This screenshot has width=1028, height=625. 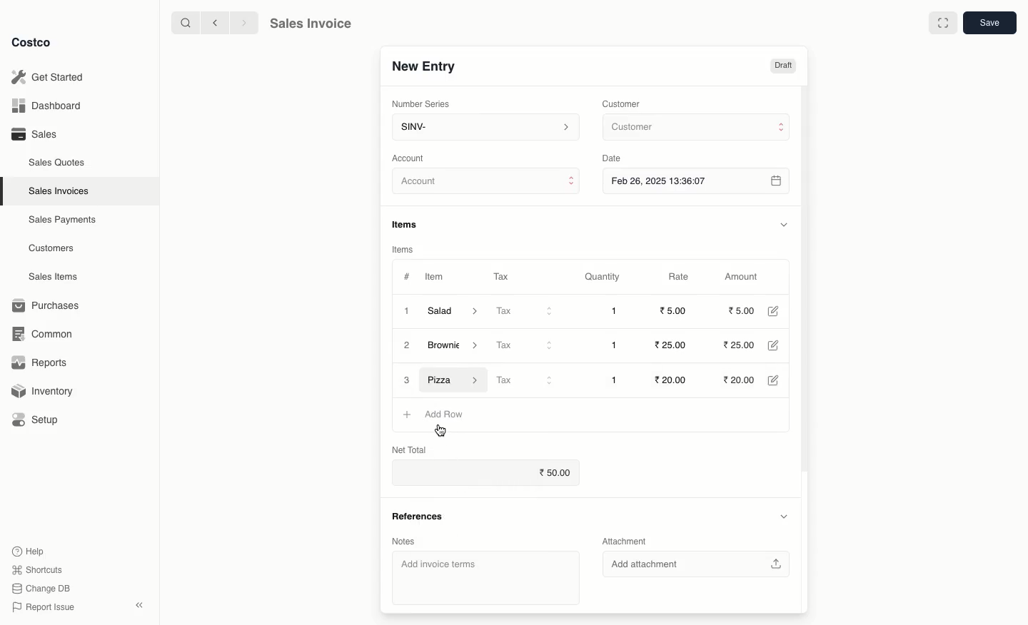 I want to click on Brownie, so click(x=456, y=347).